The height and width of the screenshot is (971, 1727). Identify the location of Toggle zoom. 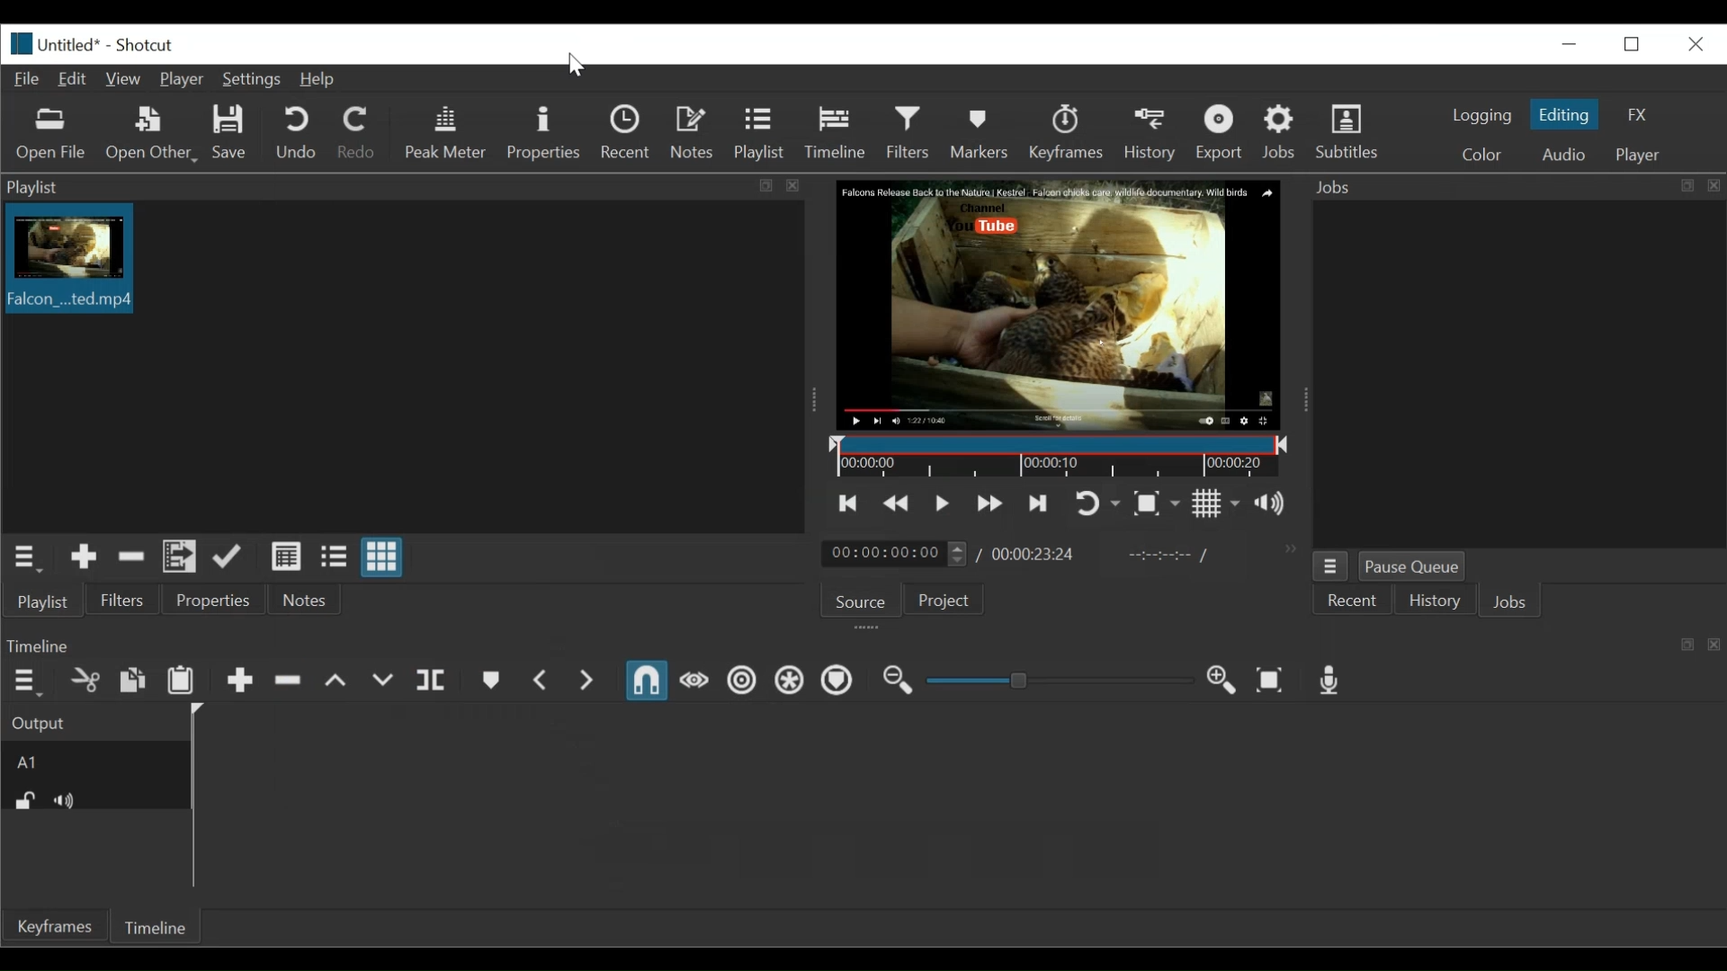
(1159, 503).